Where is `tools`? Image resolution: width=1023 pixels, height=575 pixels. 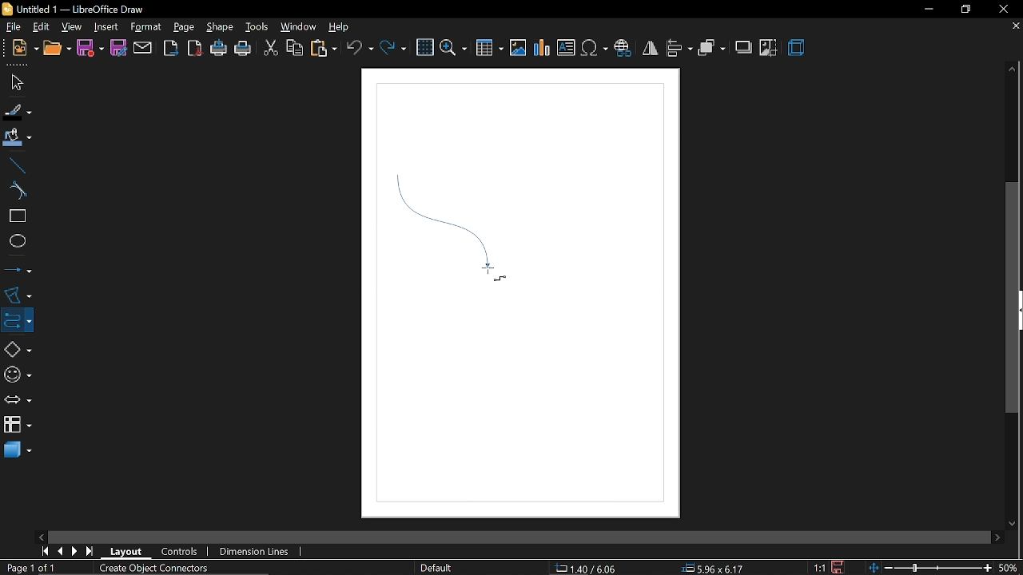
tools is located at coordinates (255, 26).